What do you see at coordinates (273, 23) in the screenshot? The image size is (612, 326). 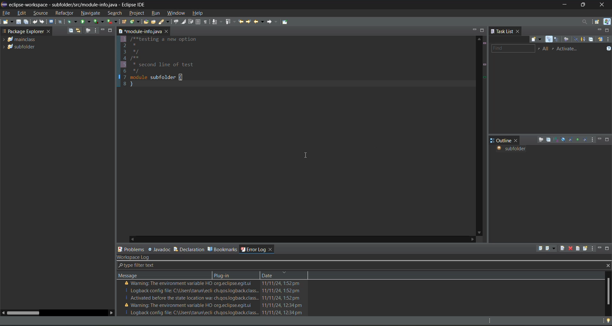 I see `forward` at bounding box center [273, 23].